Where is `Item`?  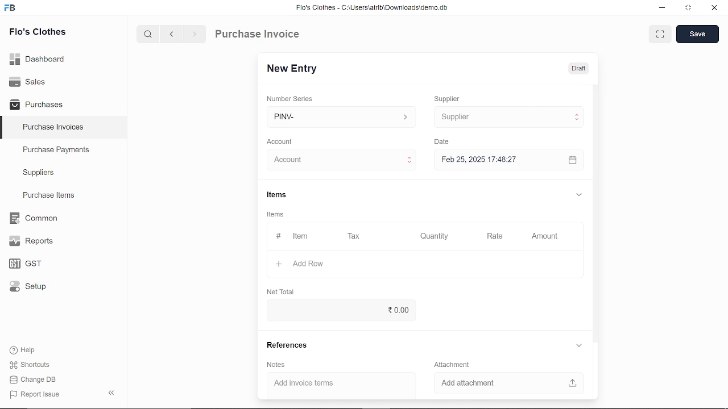 Item is located at coordinates (292, 236).